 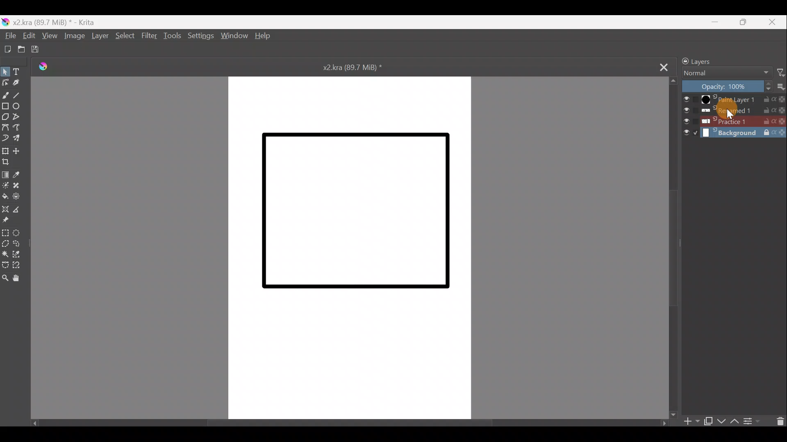 I want to click on Edit shapes tool, so click(x=5, y=83).